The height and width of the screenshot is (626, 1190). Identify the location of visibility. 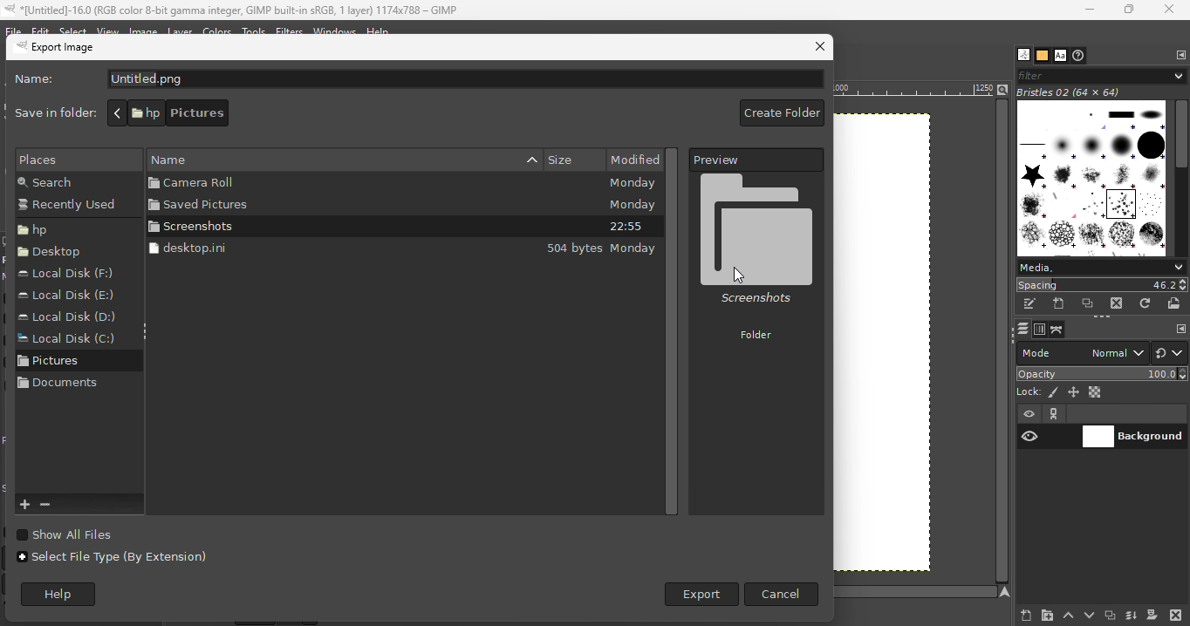
(1029, 437).